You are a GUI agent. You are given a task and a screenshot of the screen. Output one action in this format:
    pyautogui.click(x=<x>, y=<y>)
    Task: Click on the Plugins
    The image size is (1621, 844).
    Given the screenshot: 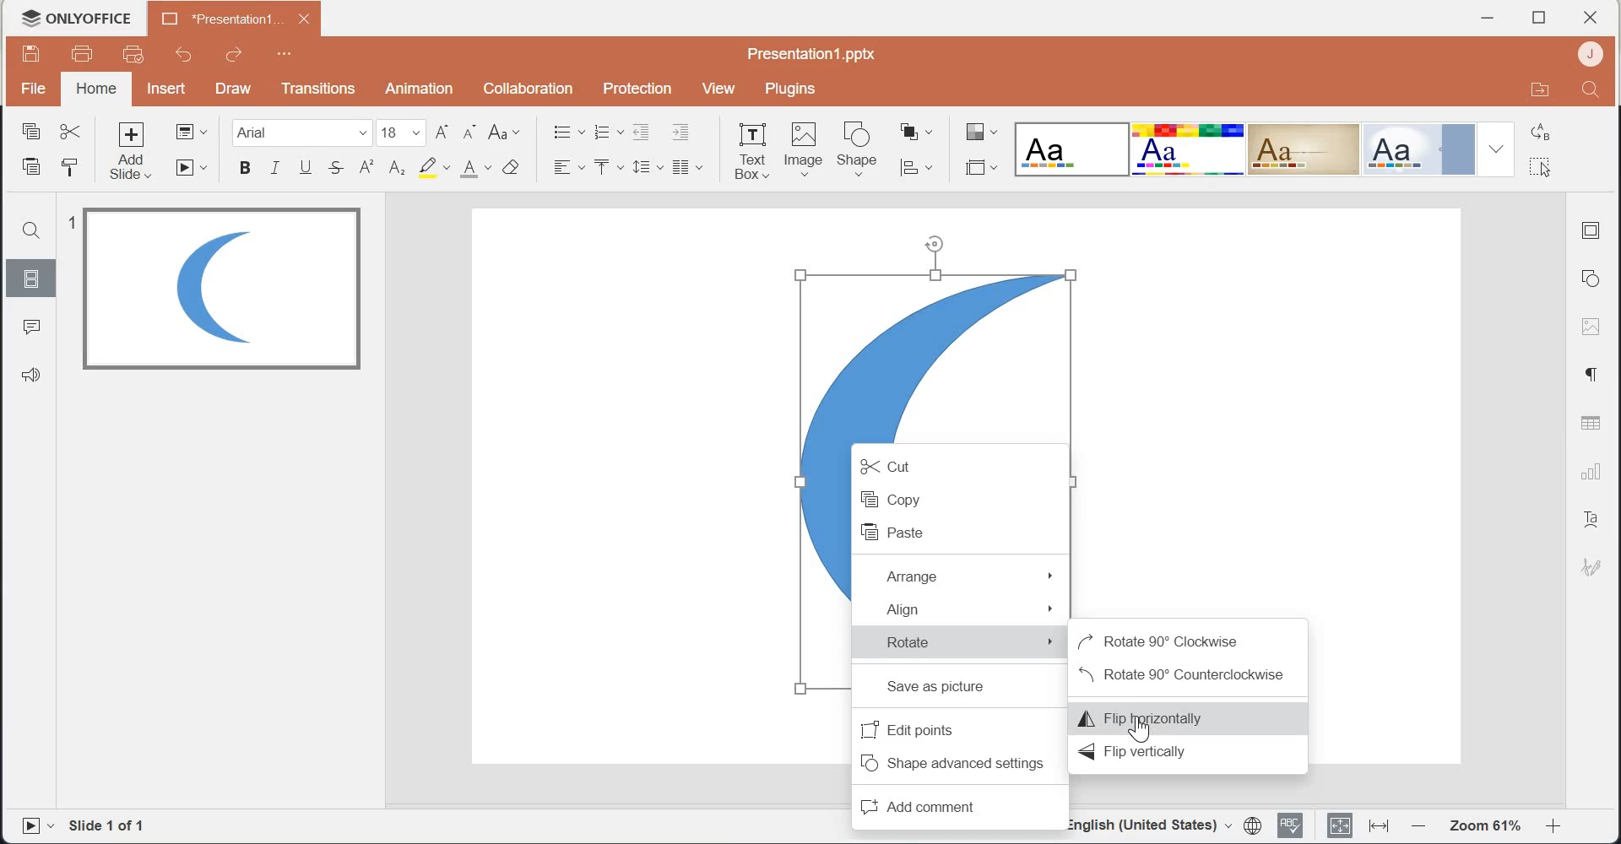 What is the action you would take?
    pyautogui.click(x=788, y=90)
    